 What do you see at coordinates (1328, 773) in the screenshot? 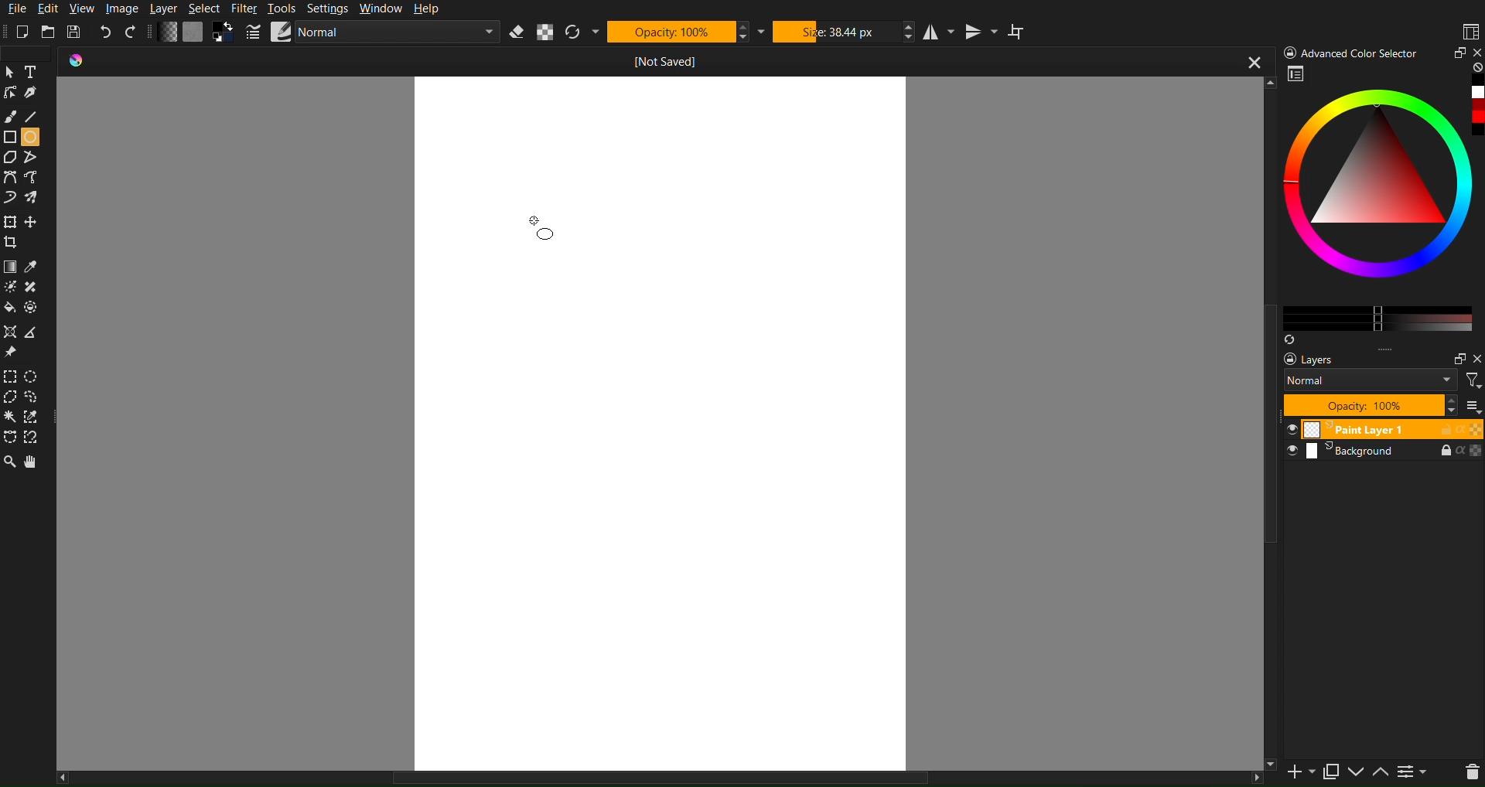
I see `copy` at bounding box center [1328, 773].